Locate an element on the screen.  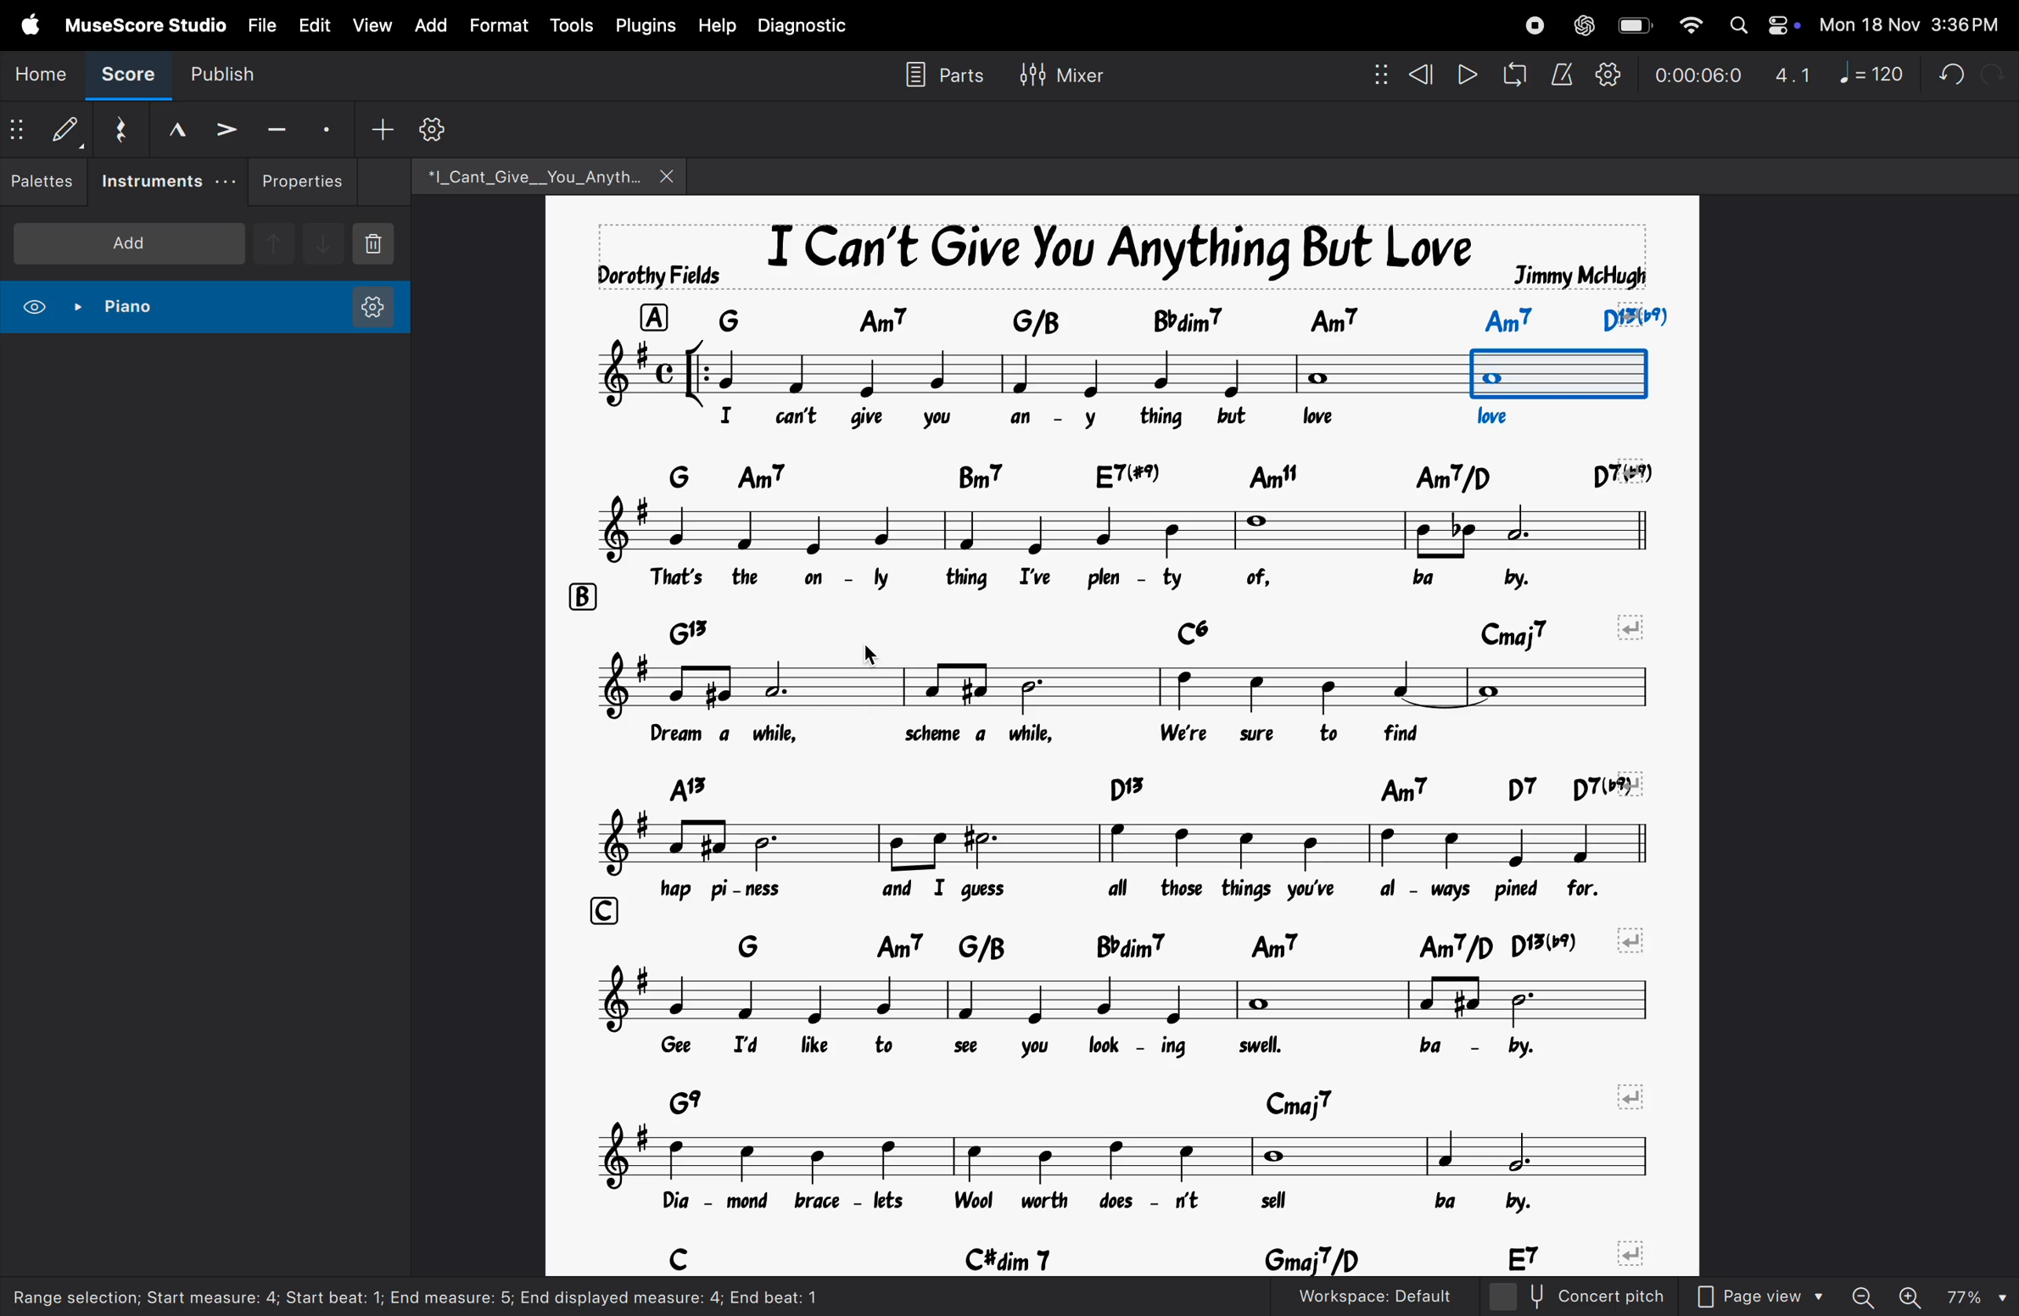
note 120 is located at coordinates (1868, 70).